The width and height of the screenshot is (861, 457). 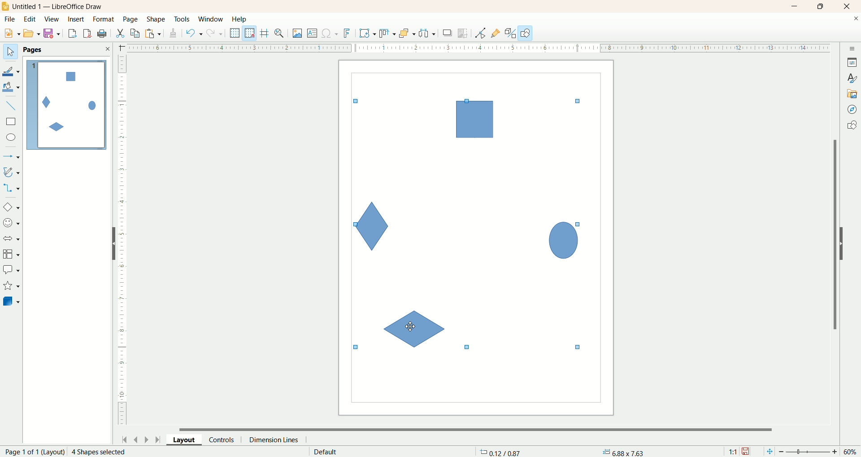 What do you see at coordinates (472, 47) in the screenshot?
I see `scale bar` at bounding box center [472, 47].